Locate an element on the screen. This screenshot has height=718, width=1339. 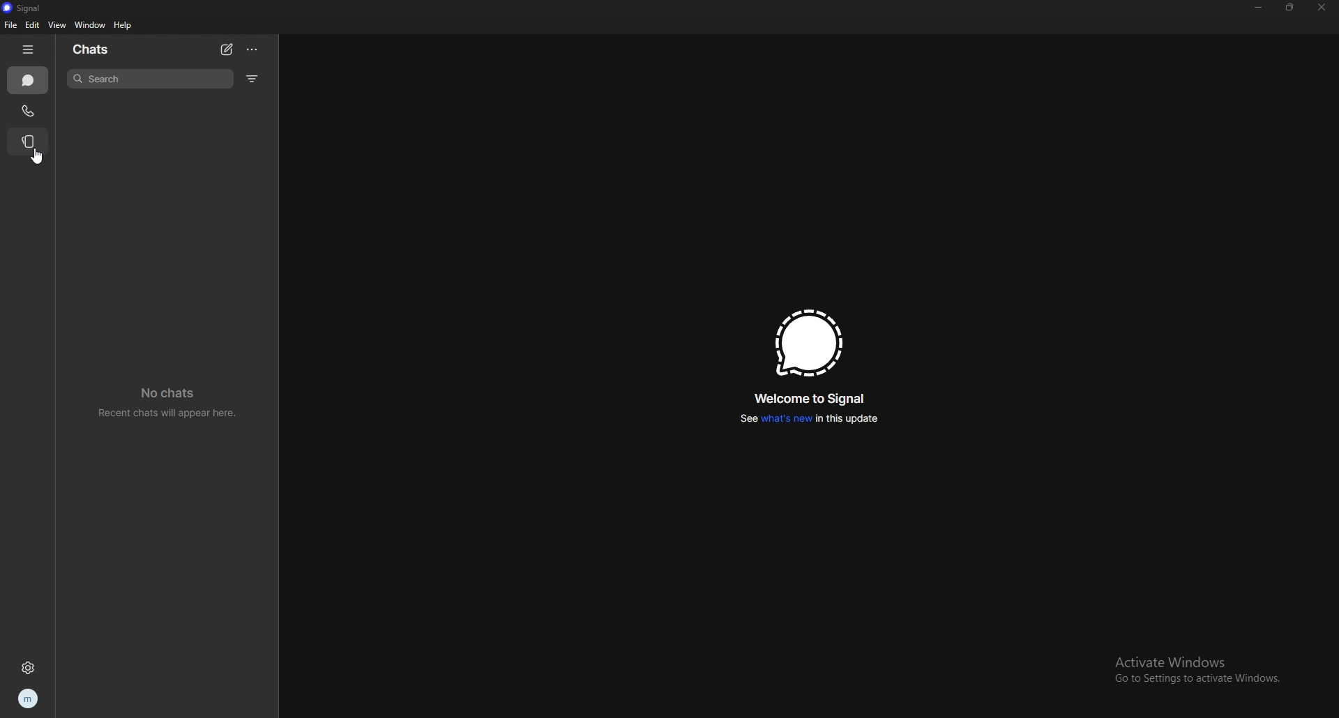
see whats new in this update is located at coordinates (805, 420).